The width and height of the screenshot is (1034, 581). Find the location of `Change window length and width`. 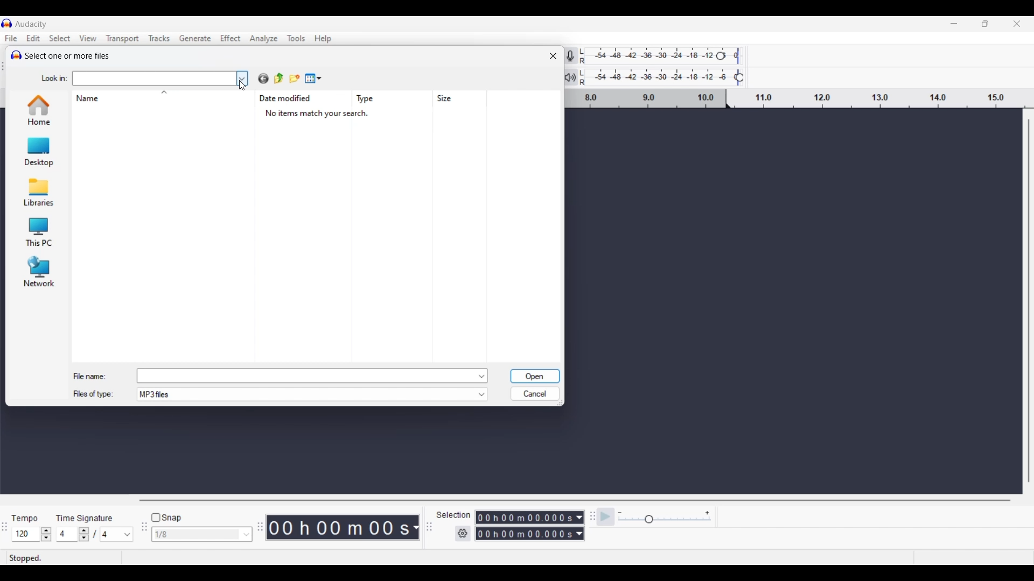

Change window length and width is located at coordinates (563, 405).